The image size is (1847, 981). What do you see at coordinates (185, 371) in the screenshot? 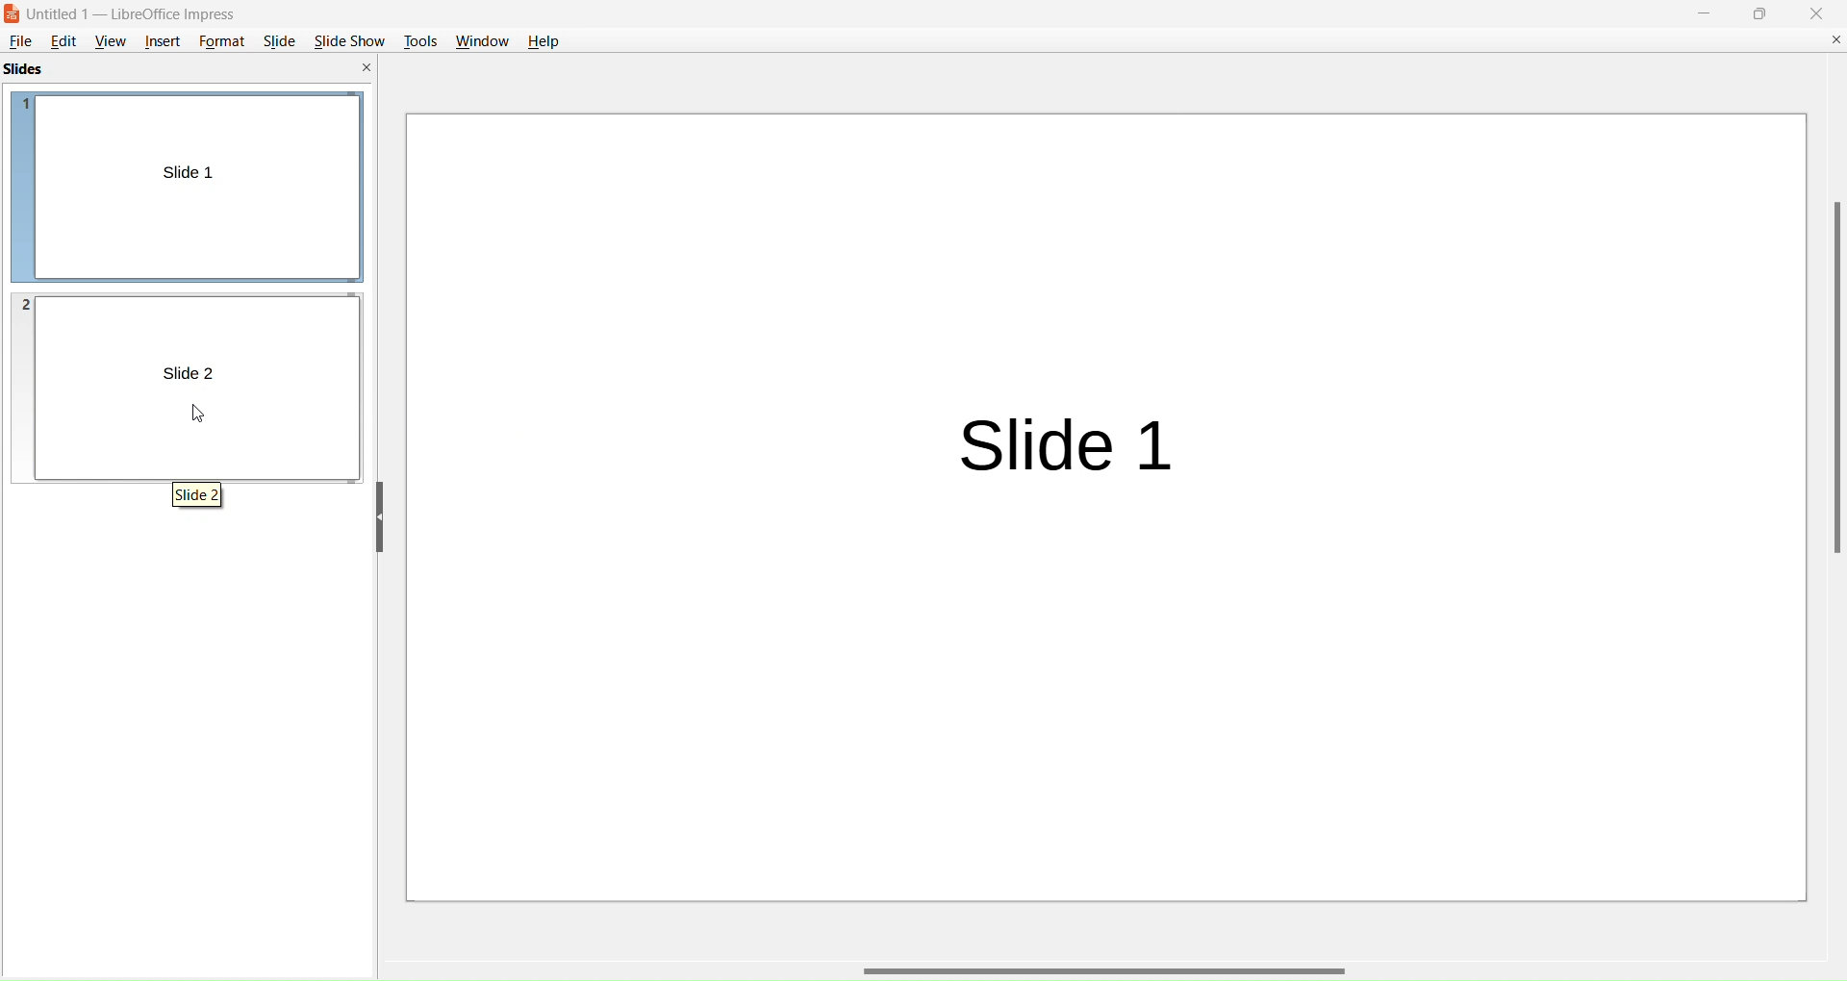
I see `slide 2` at bounding box center [185, 371].